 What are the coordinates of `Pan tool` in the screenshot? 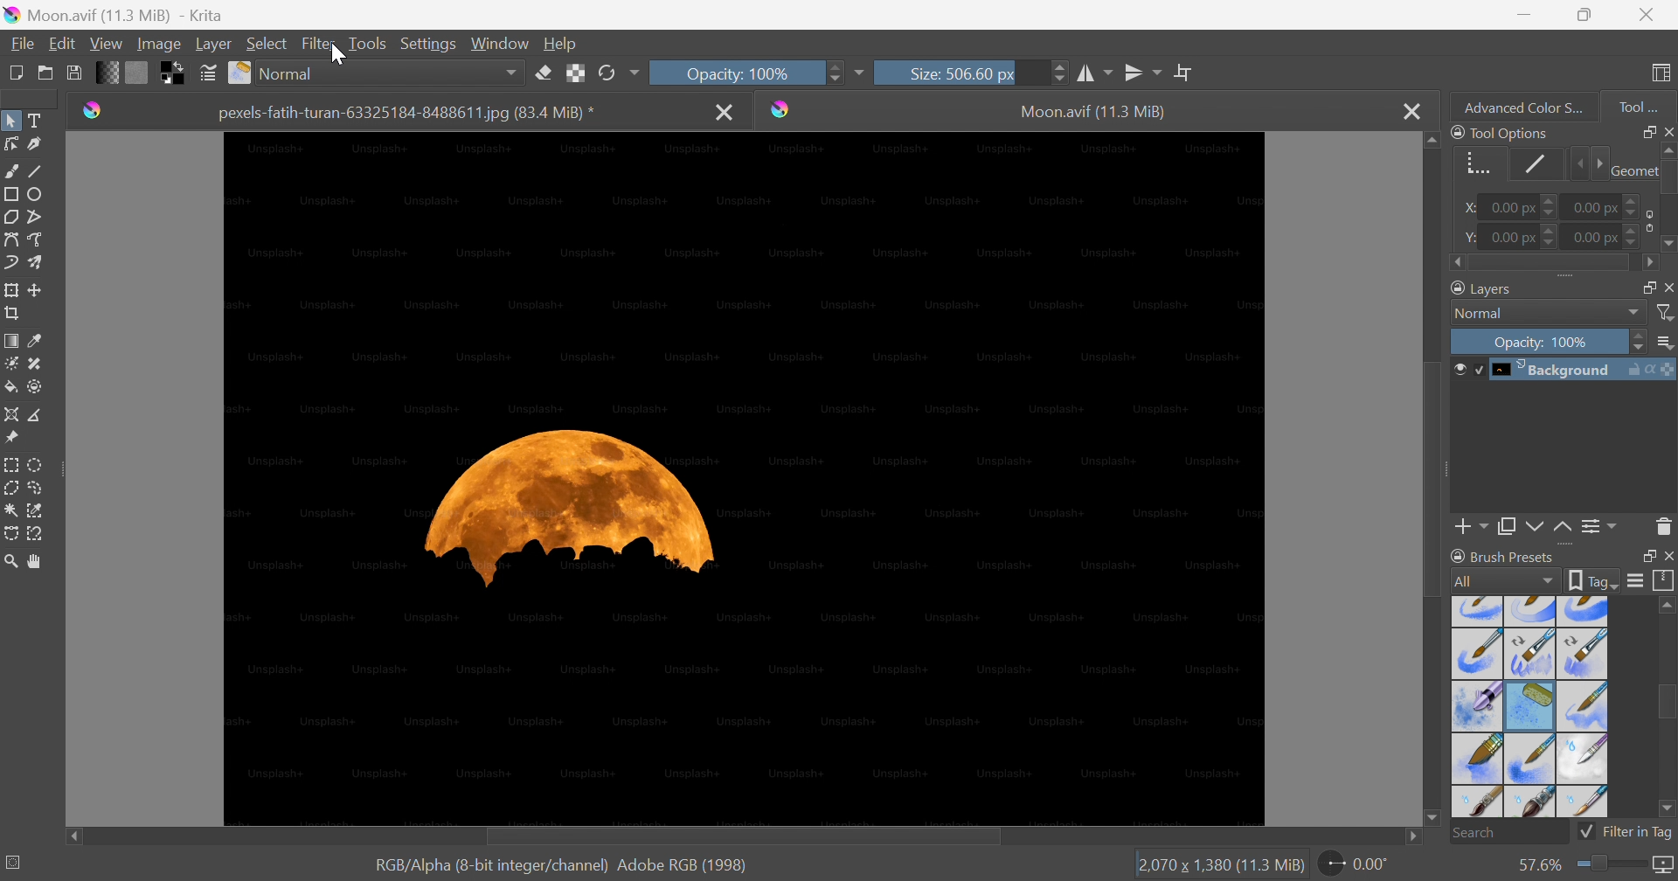 It's located at (39, 562).